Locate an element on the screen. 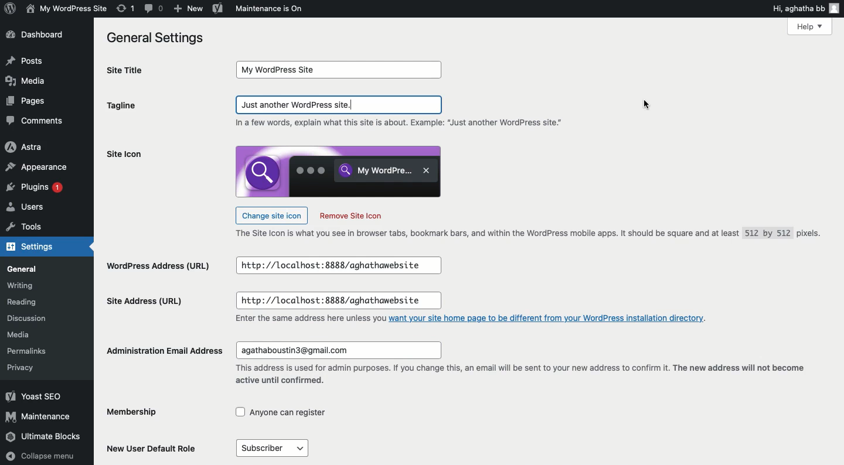  Yoast is located at coordinates (33, 396).